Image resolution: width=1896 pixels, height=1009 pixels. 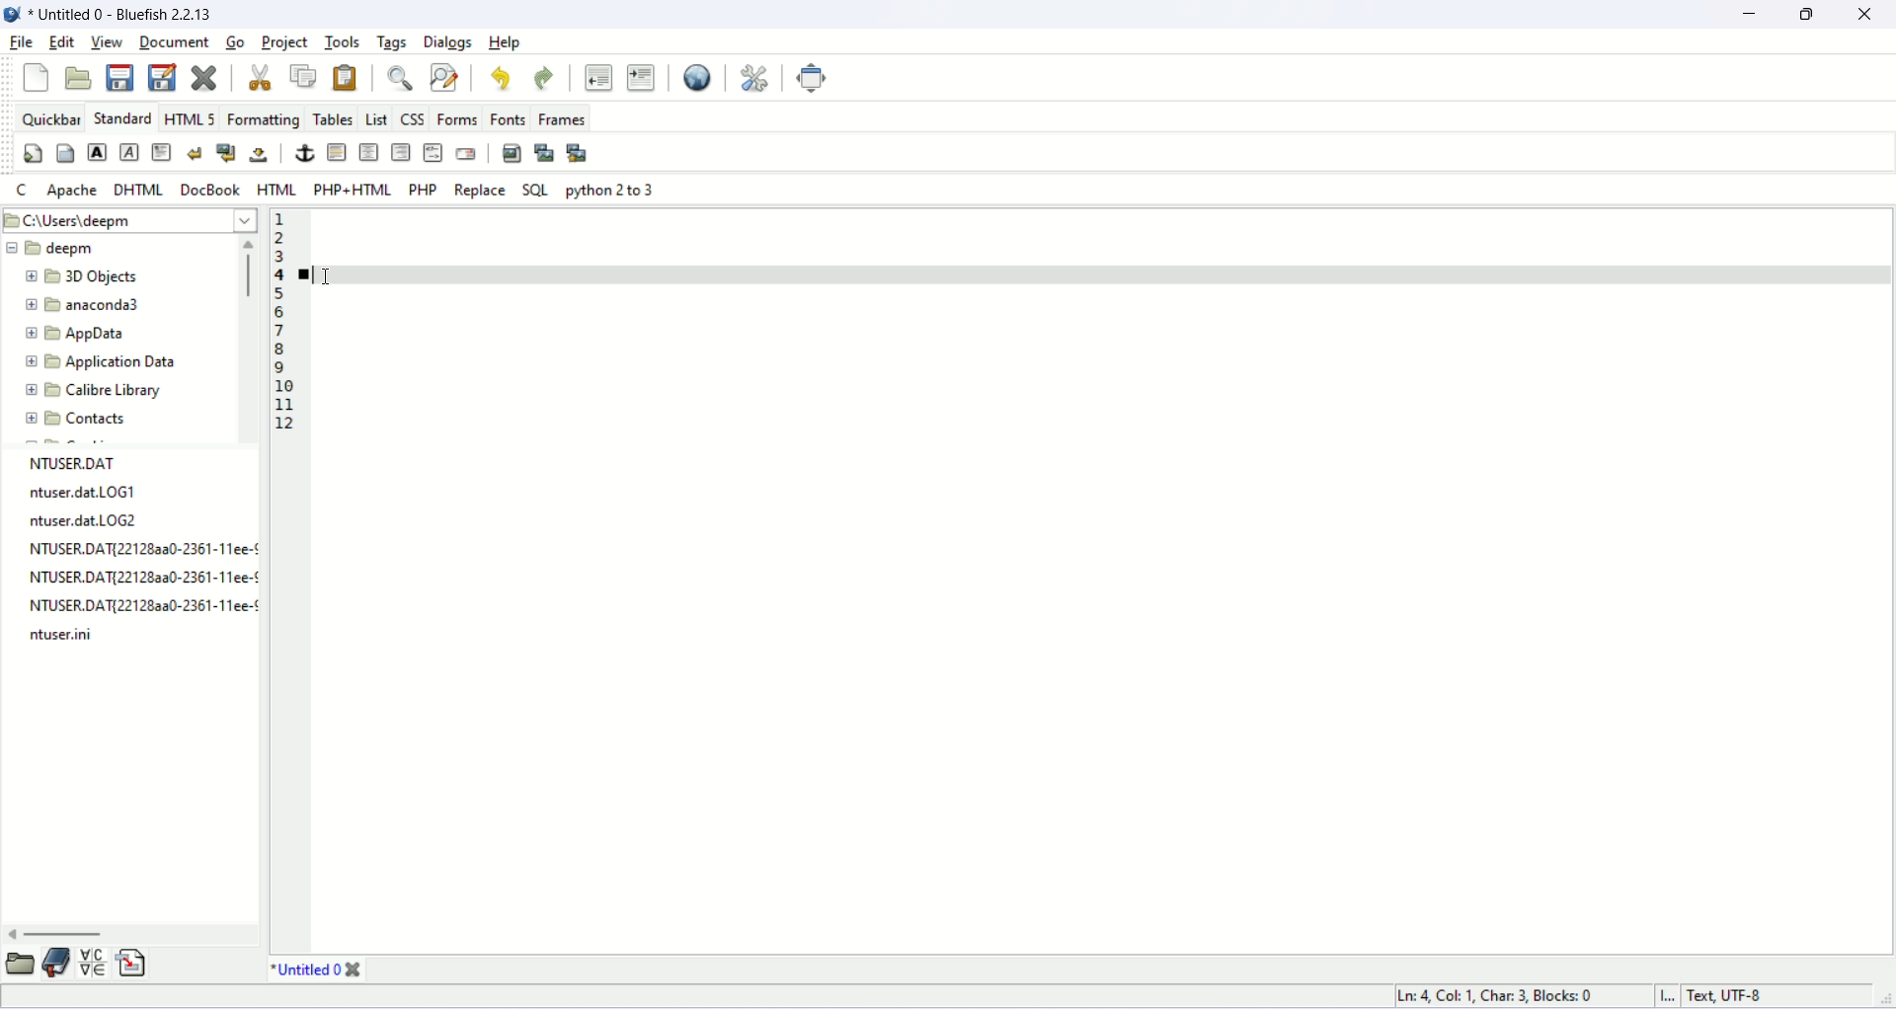 I want to click on file, so click(x=22, y=42).